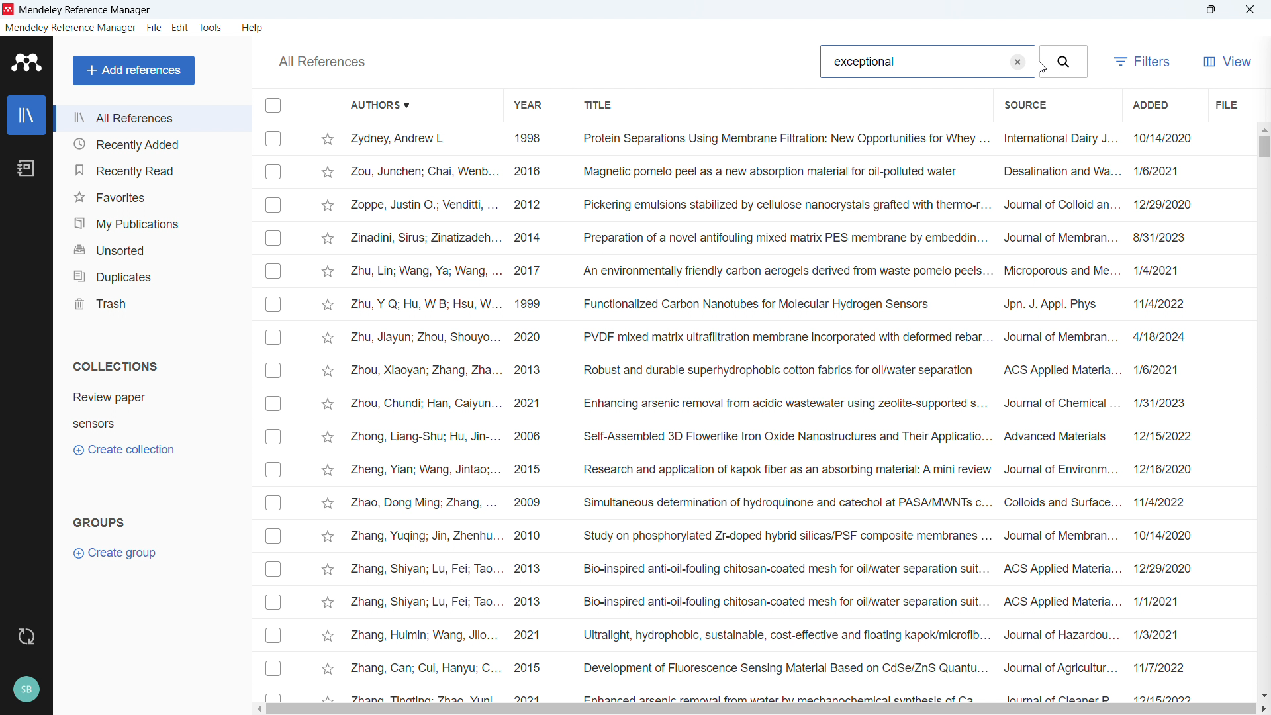 The image size is (1271, 715). Describe the element at coordinates (1141, 62) in the screenshot. I see `filters` at that location.